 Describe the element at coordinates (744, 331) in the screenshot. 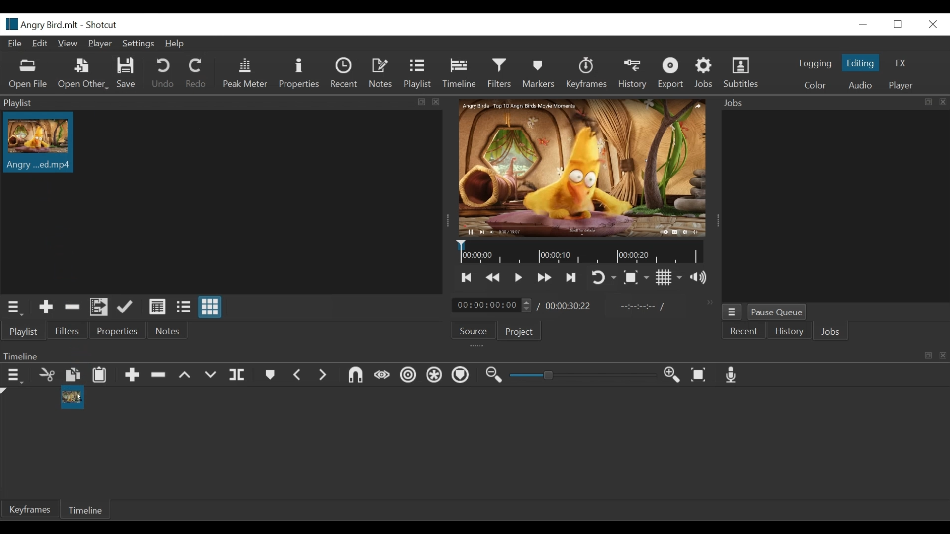

I see `Recent` at that location.